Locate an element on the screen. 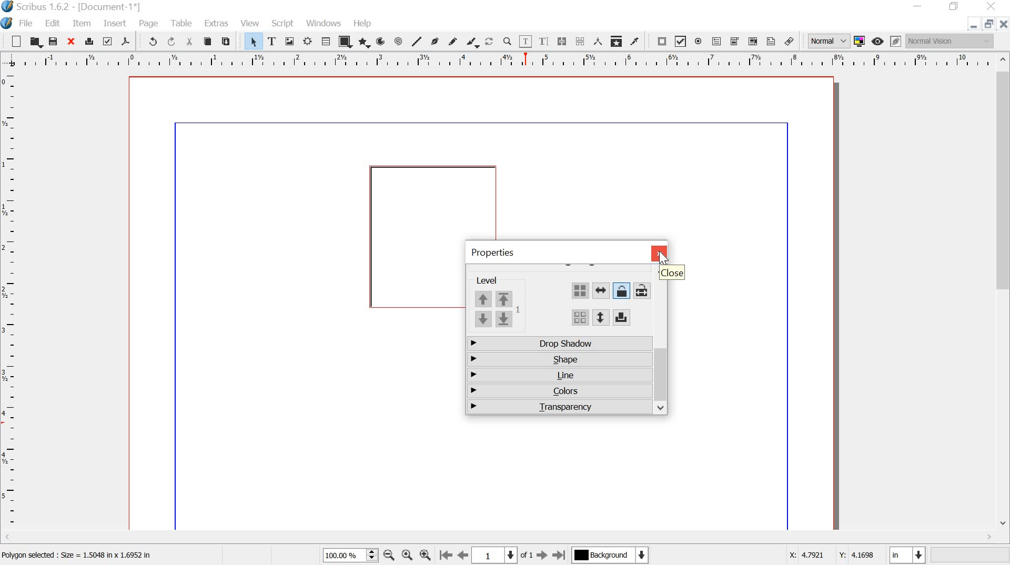 This screenshot has height=565, width=1010. go to first page is located at coordinates (446, 555).